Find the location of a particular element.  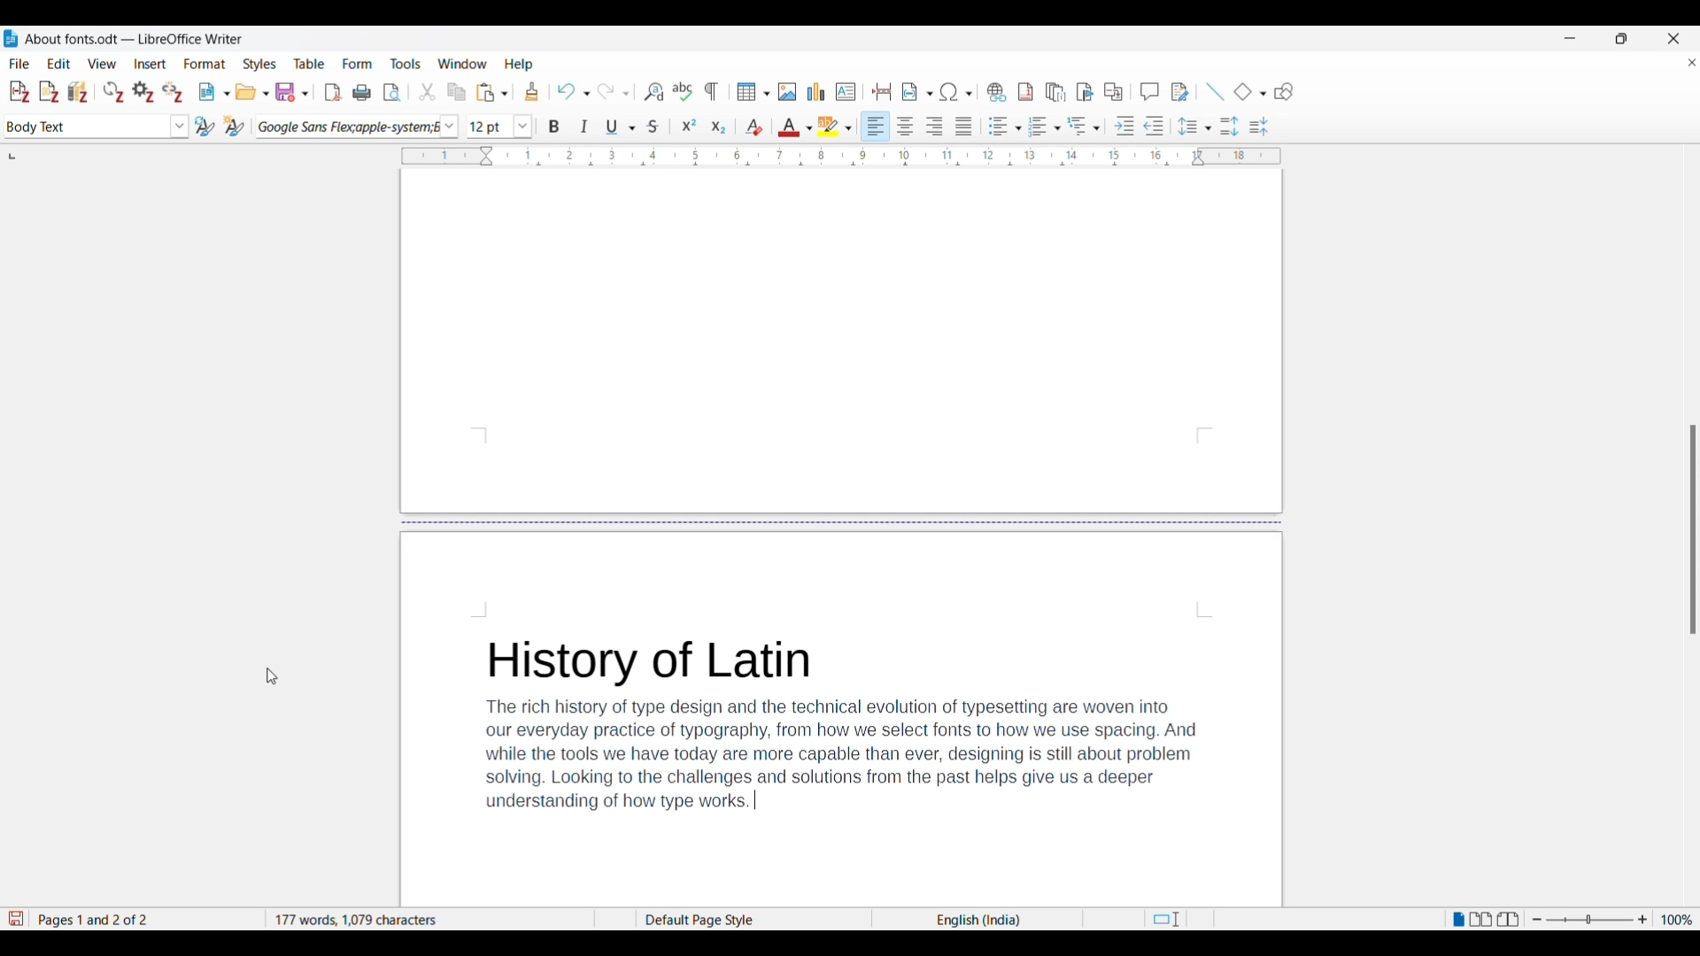

Align justified is located at coordinates (964, 126).